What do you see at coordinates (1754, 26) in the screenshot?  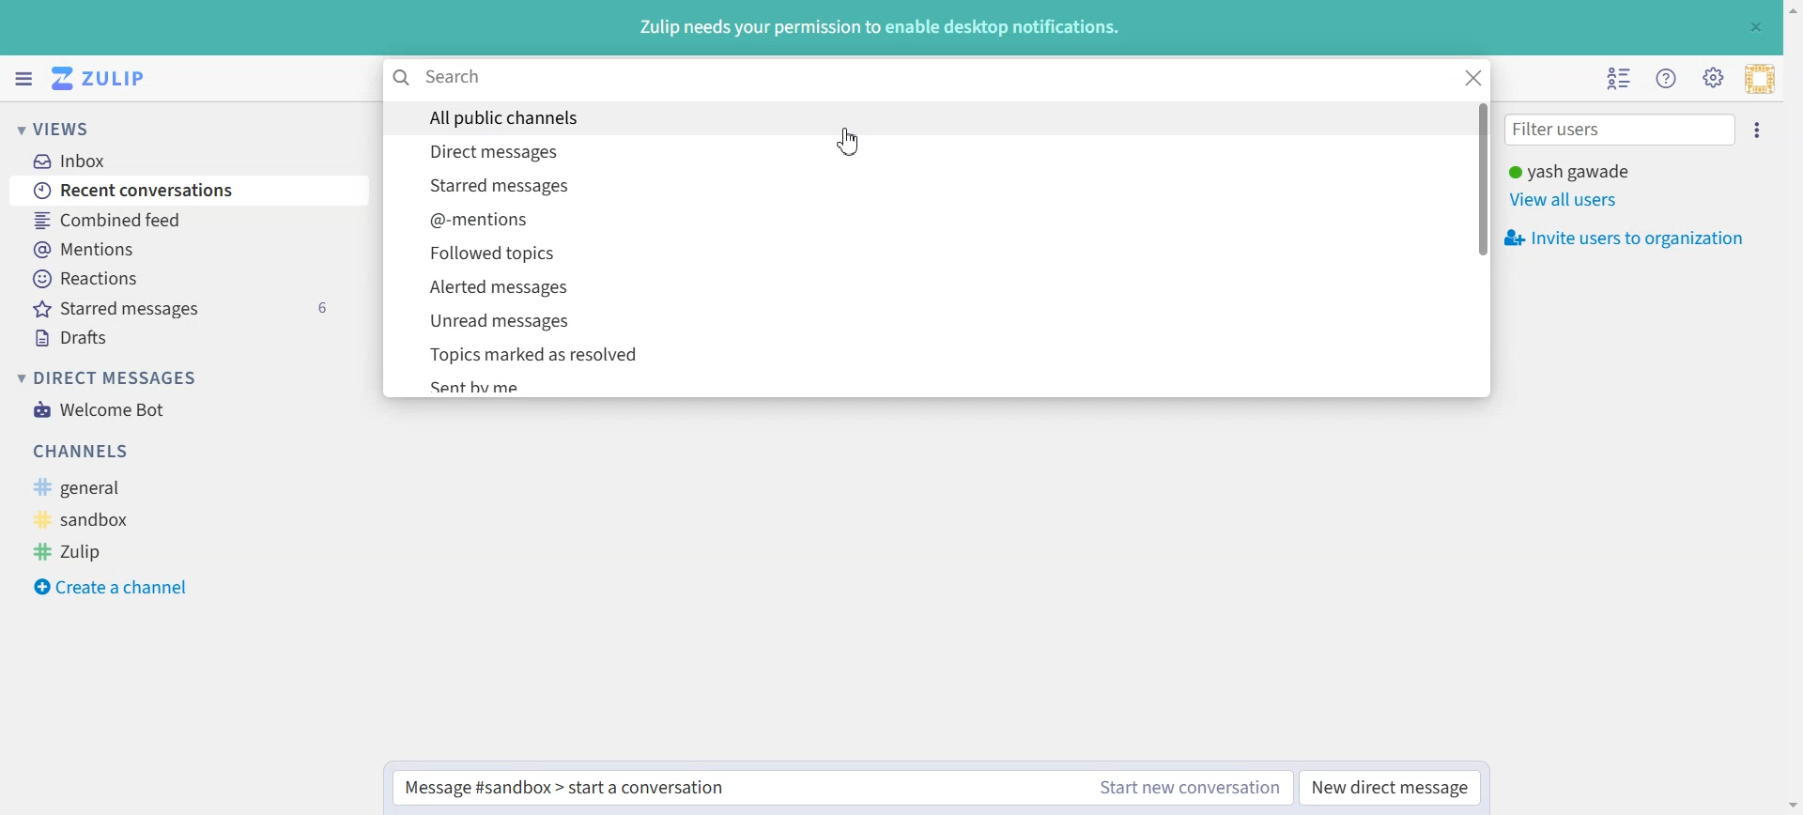 I see `Close` at bounding box center [1754, 26].